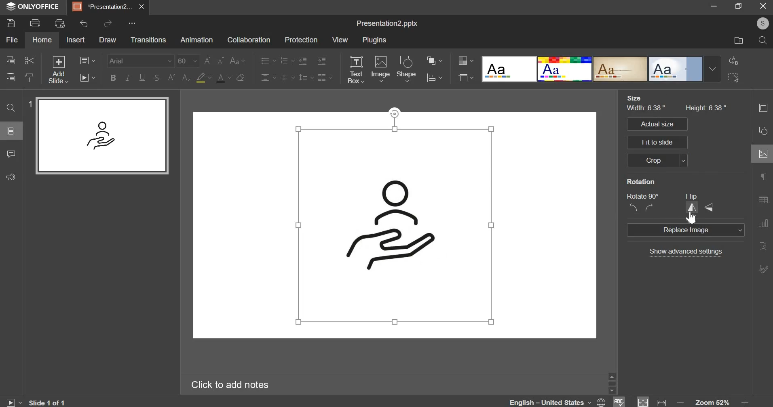  Describe the element at coordinates (200, 61) in the screenshot. I see `font size chane` at that location.